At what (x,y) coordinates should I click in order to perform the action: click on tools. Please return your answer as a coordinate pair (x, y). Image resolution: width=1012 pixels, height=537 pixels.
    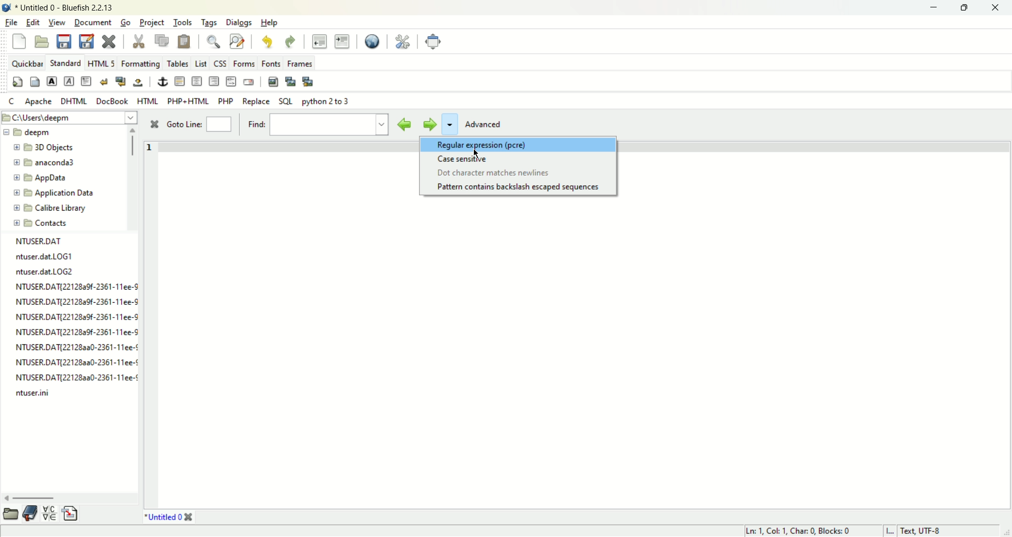
    Looking at the image, I should click on (184, 23).